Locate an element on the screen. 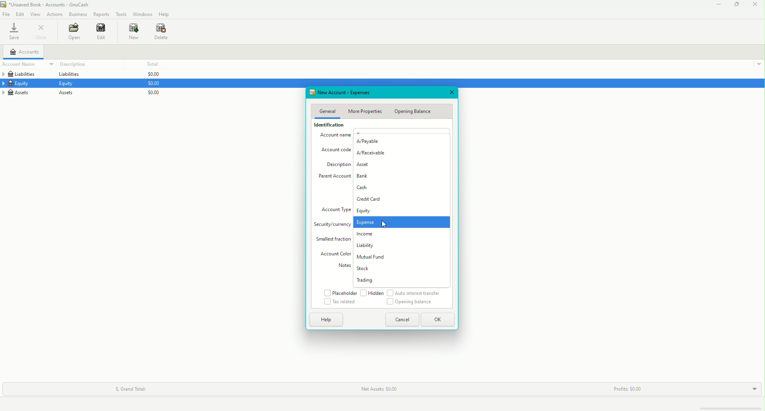 The height and width of the screenshot is (411, 765). Income is located at coordinates (366, 235).